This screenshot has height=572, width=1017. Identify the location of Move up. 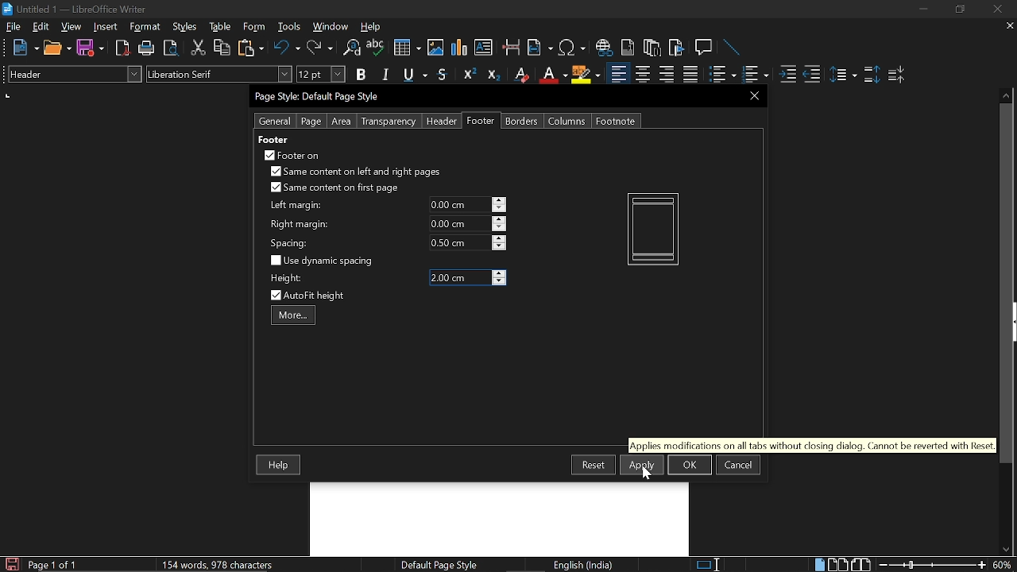
(1007, 94).